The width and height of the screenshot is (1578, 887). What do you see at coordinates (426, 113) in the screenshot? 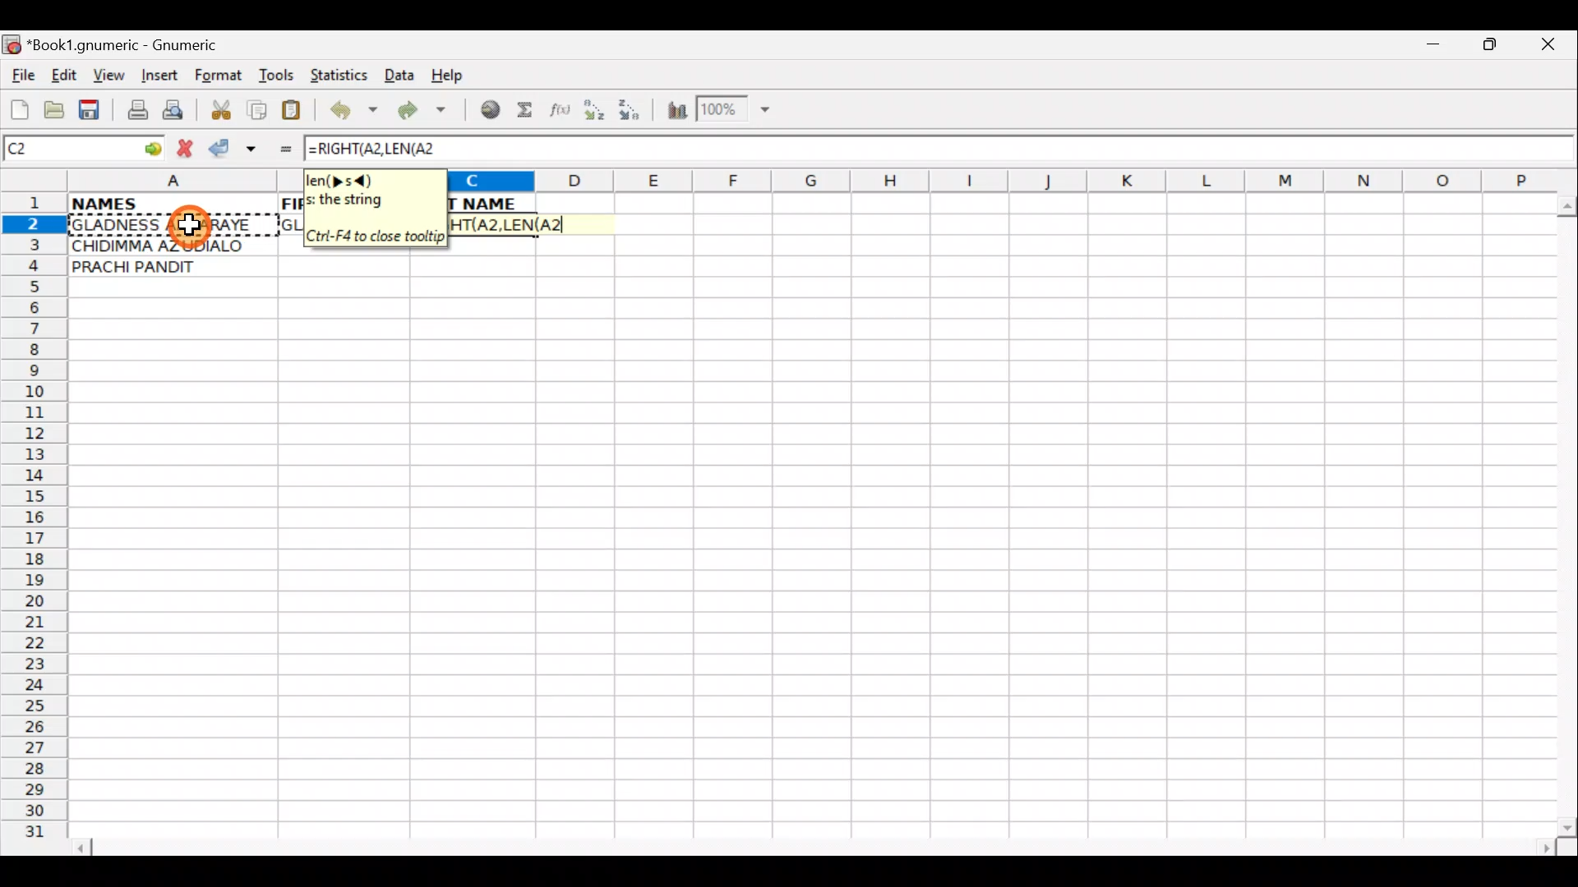
I see `Redo undone action` at bounding box center [426, 113].